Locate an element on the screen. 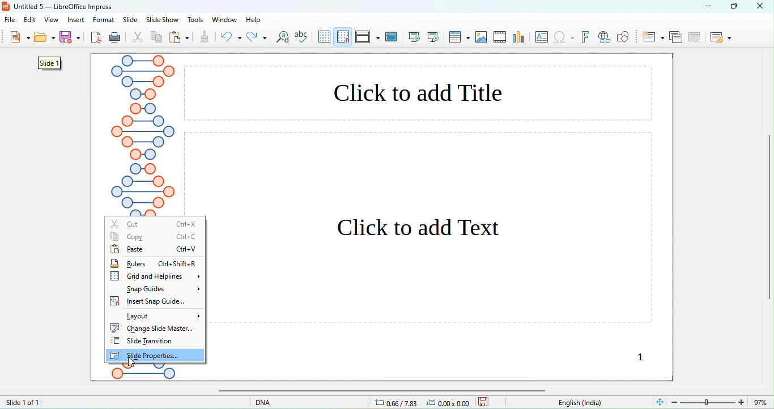 Image resolution: width=774 pixels, height=409 pixels. duplicate slide is located at coordinates (675, 37).